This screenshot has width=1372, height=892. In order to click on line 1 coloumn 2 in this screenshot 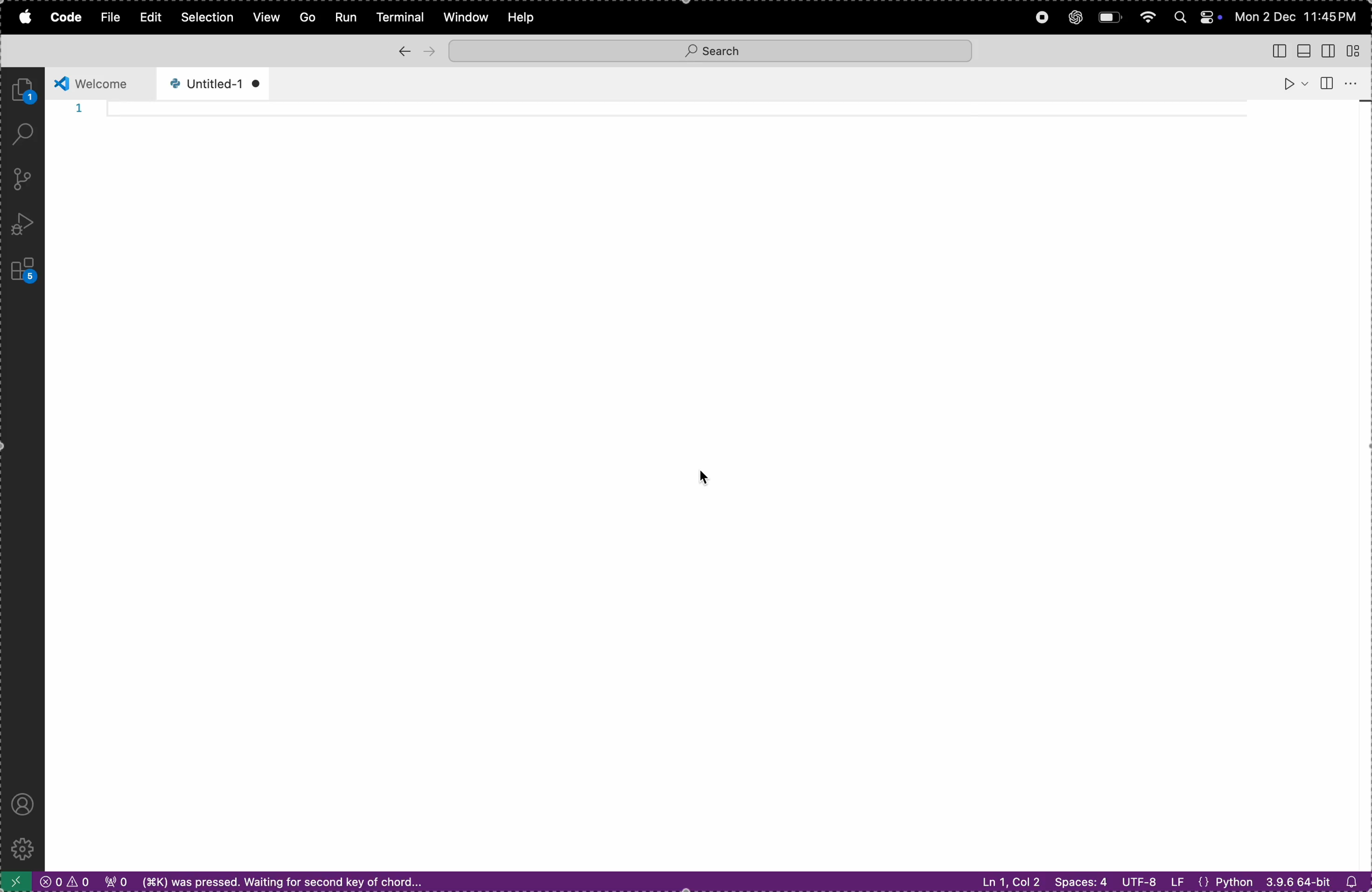, I will do `click(1007, 882)`.